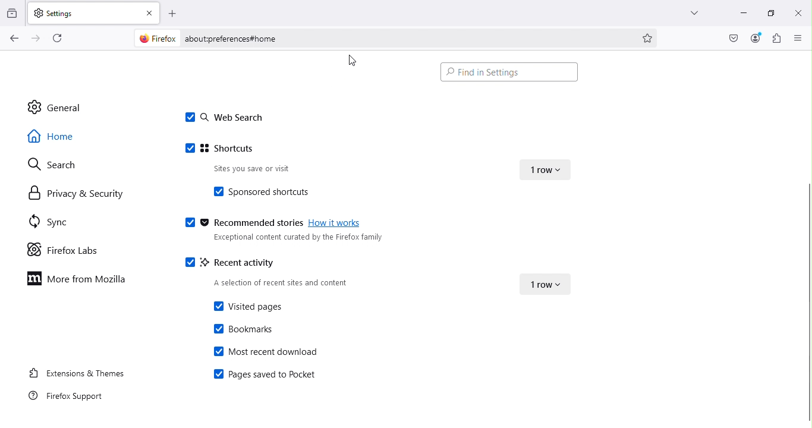  I want to click on Visited pages, so click(246, 306).